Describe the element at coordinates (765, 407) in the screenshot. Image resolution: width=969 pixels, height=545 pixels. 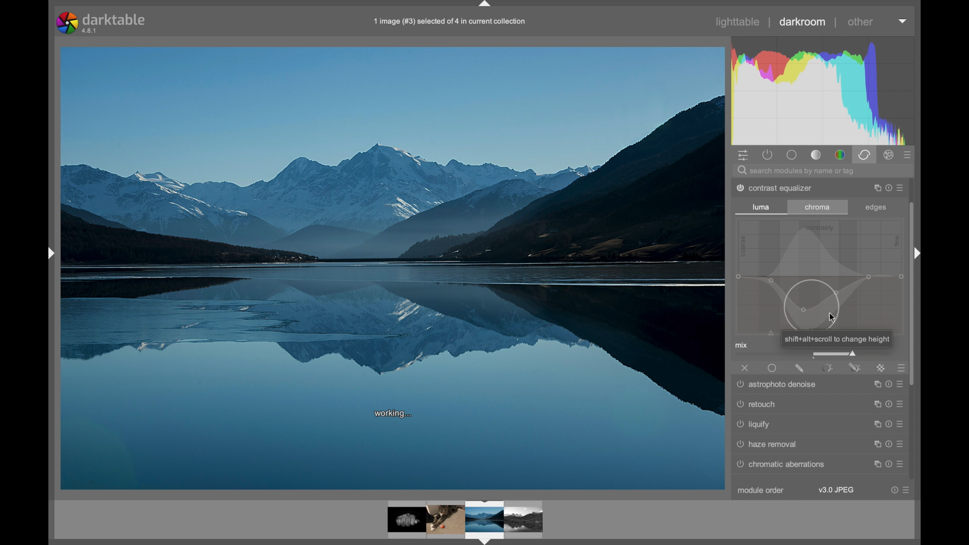
I see `surface blur` at that location.